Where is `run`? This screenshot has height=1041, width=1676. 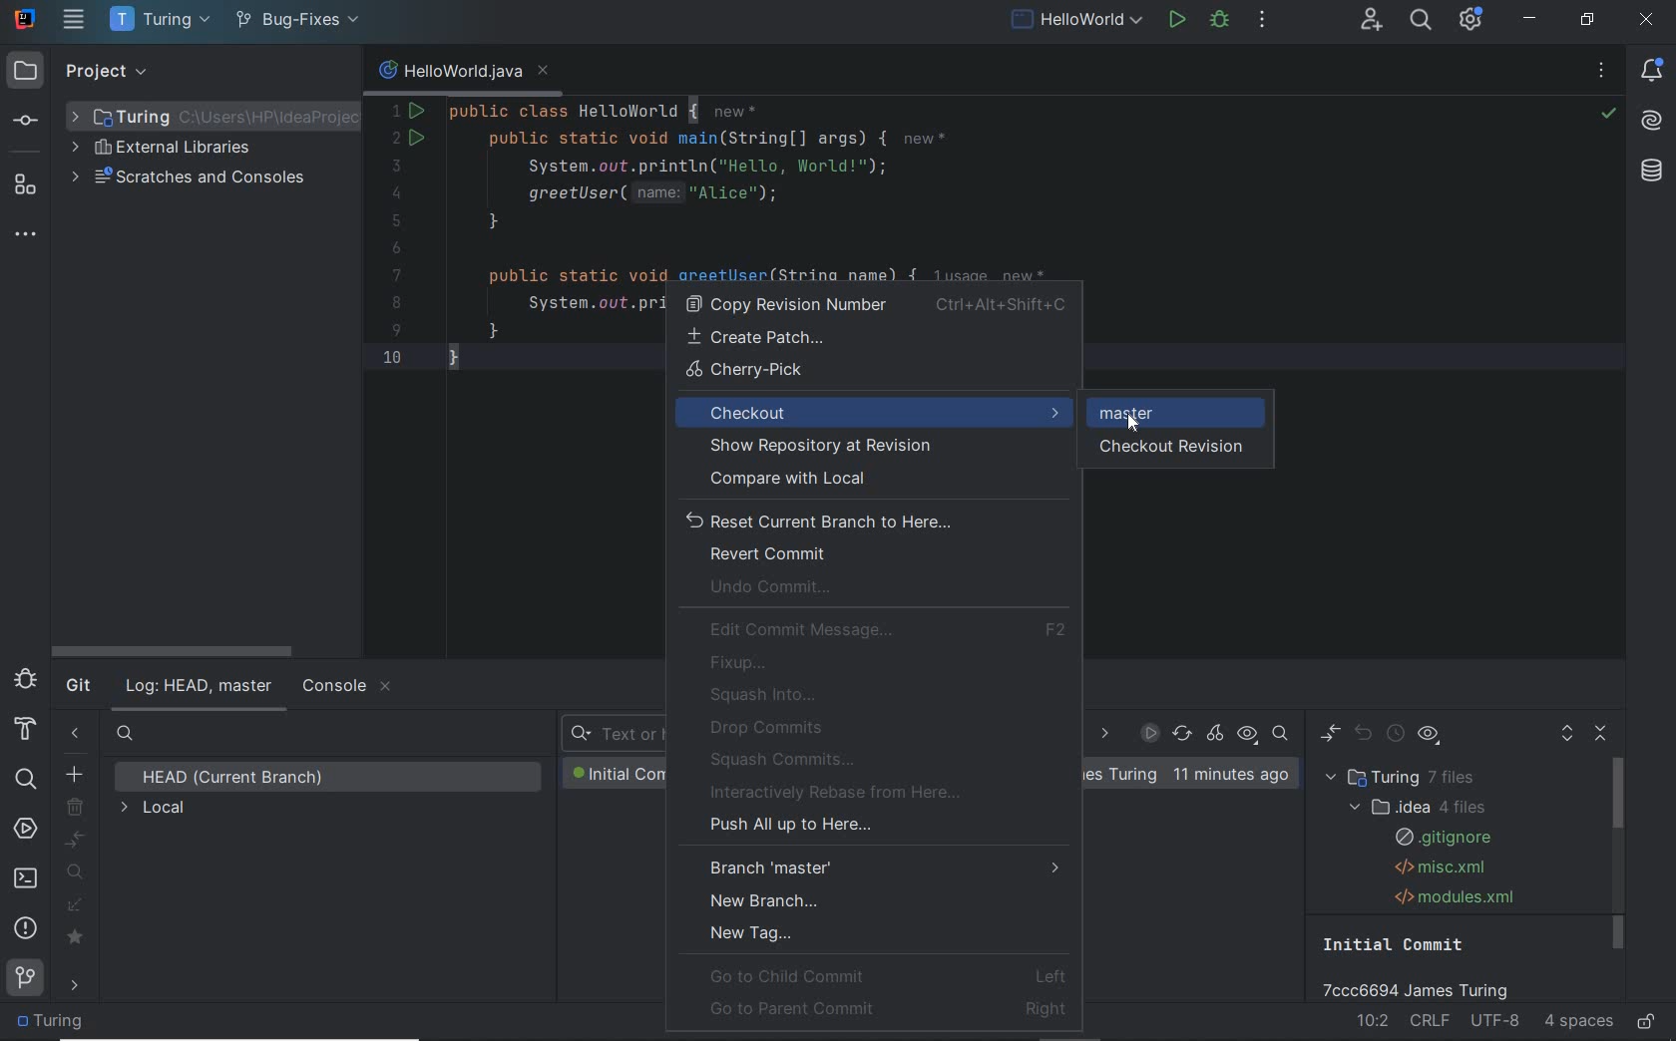 run is located at coordinates (1178, 18).